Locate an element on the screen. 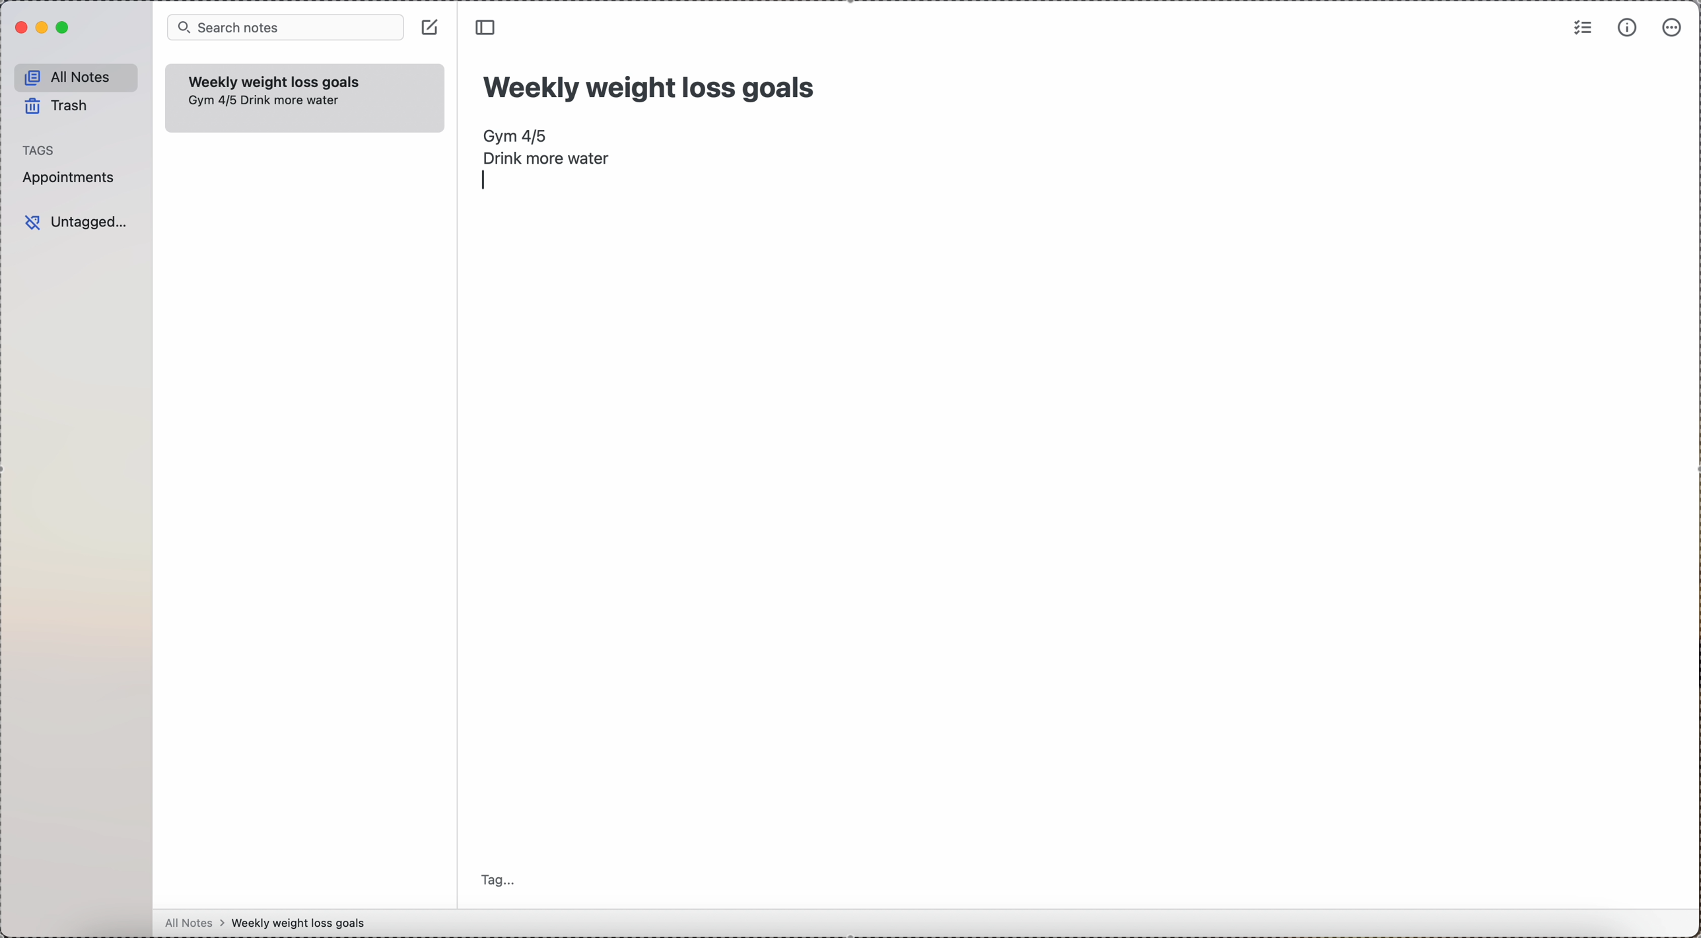 This screenshot has width=1701, height=938. drink more water is located at coordinates (291, 102).